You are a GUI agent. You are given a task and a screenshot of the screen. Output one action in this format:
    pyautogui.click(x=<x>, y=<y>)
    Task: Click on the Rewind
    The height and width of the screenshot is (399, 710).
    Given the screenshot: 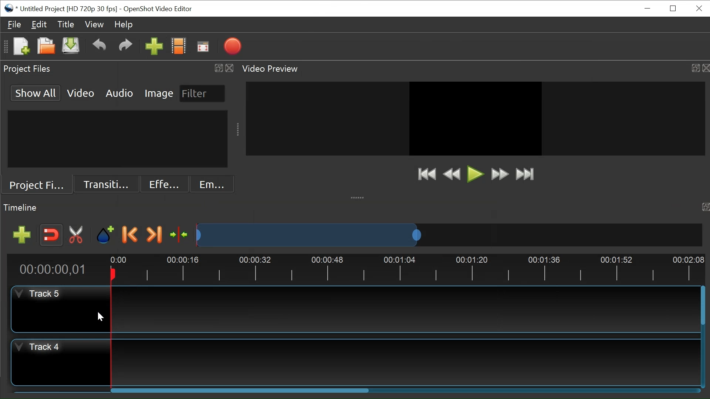 What is the action you would take?
    pyautogui.click(x=452, y=174)
    